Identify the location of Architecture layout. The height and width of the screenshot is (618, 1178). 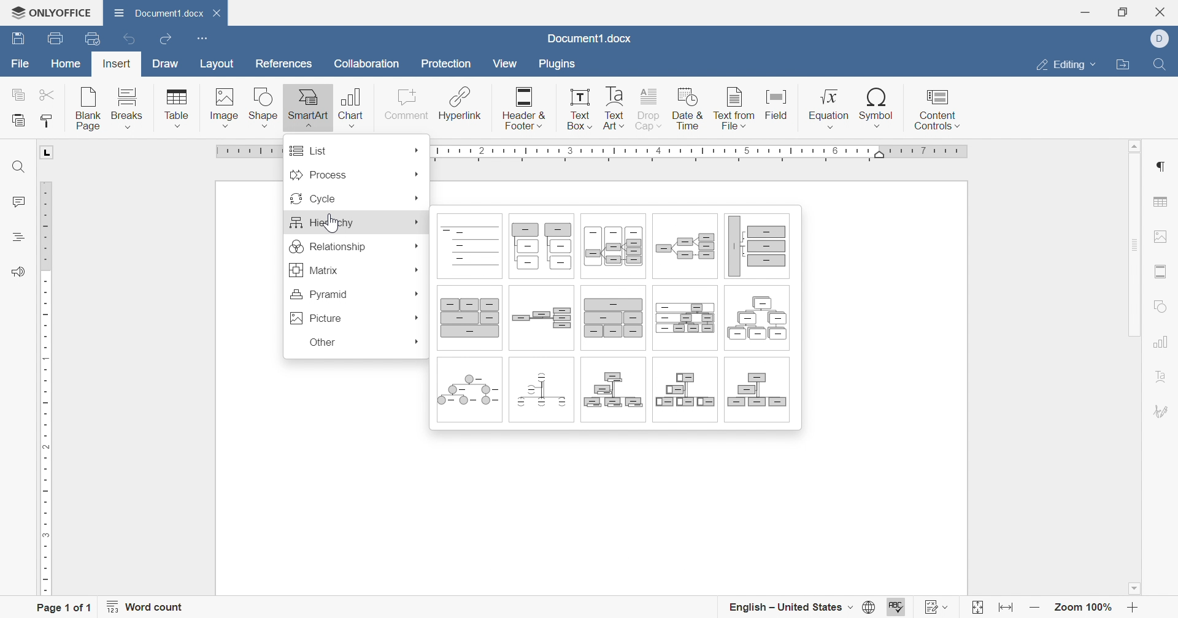
(471, 322).